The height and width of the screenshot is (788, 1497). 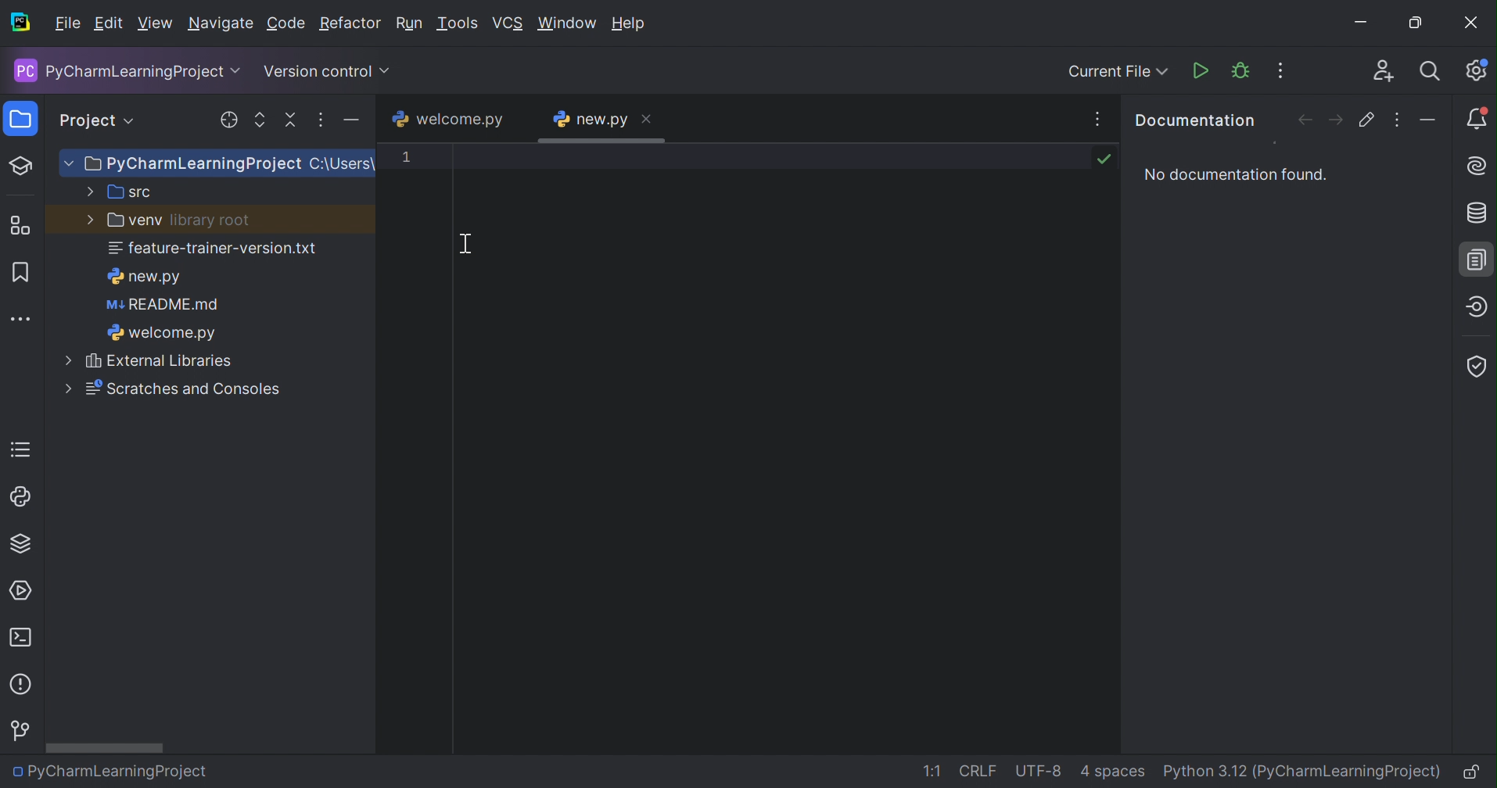 What do you see at coordinates (1477, 774) in the screenshot?
I see `Make file read-only` at bounding box center [1477, 774].